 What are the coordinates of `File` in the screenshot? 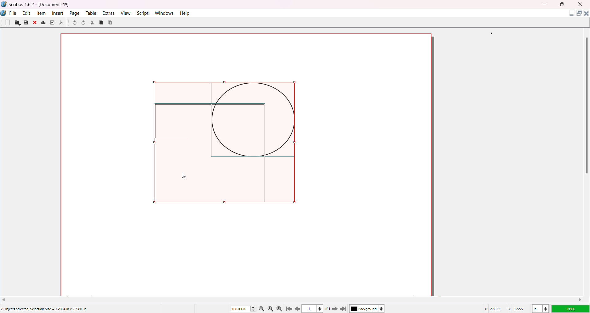 It's located at (13, 12).